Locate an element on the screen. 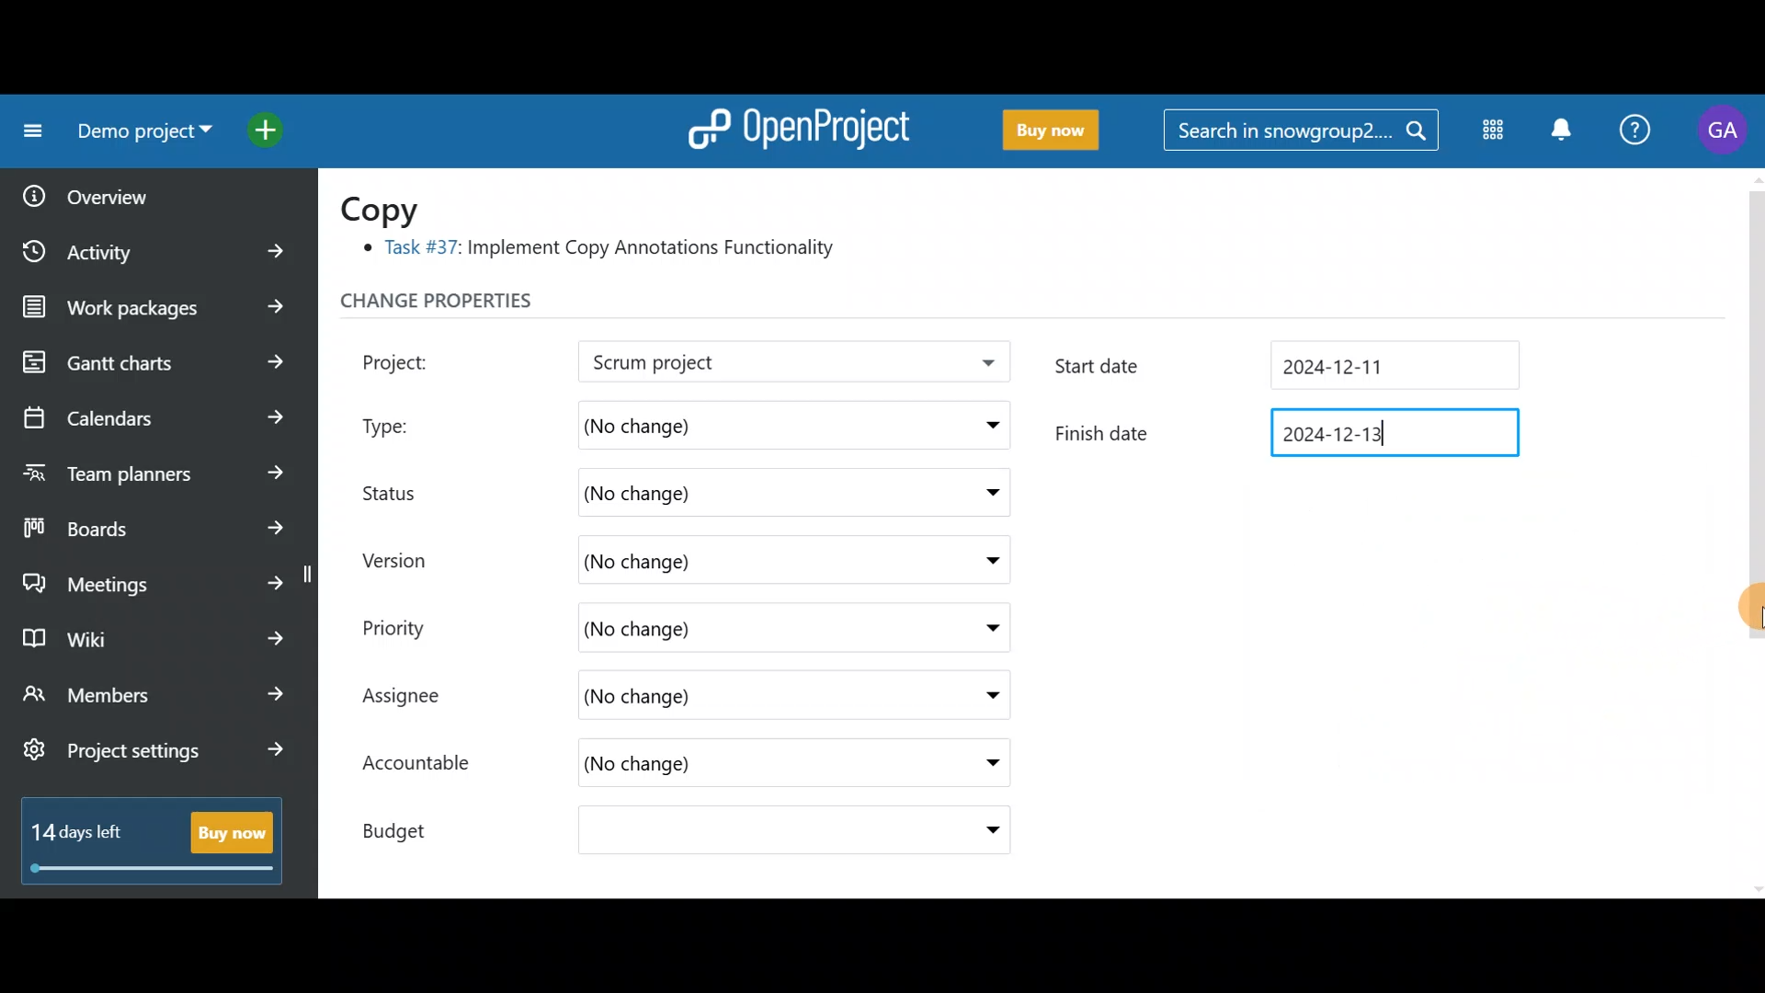 The height and width of the screenshot is (993, 1765). Version drop down is located at coordinates (984, 559).